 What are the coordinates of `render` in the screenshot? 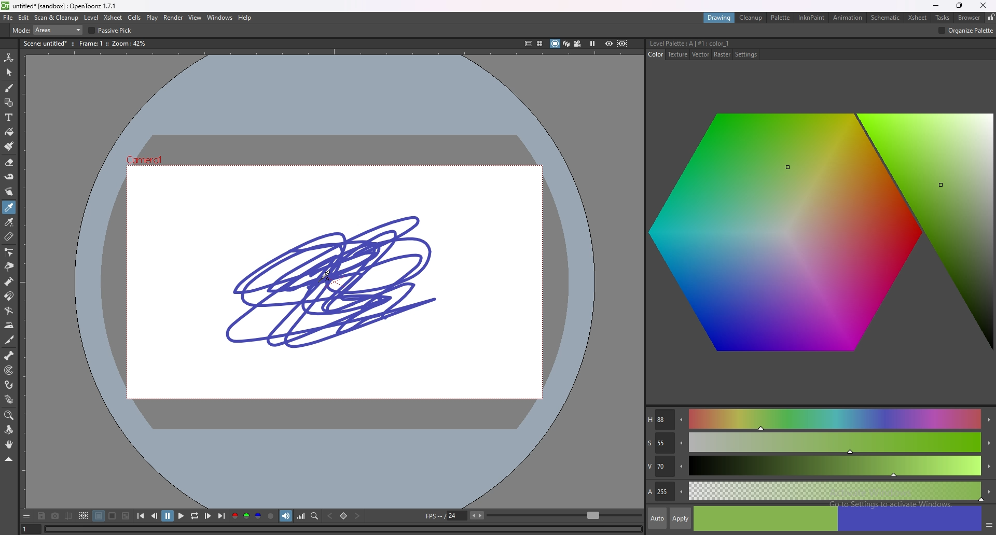 It's located at (174, 17).